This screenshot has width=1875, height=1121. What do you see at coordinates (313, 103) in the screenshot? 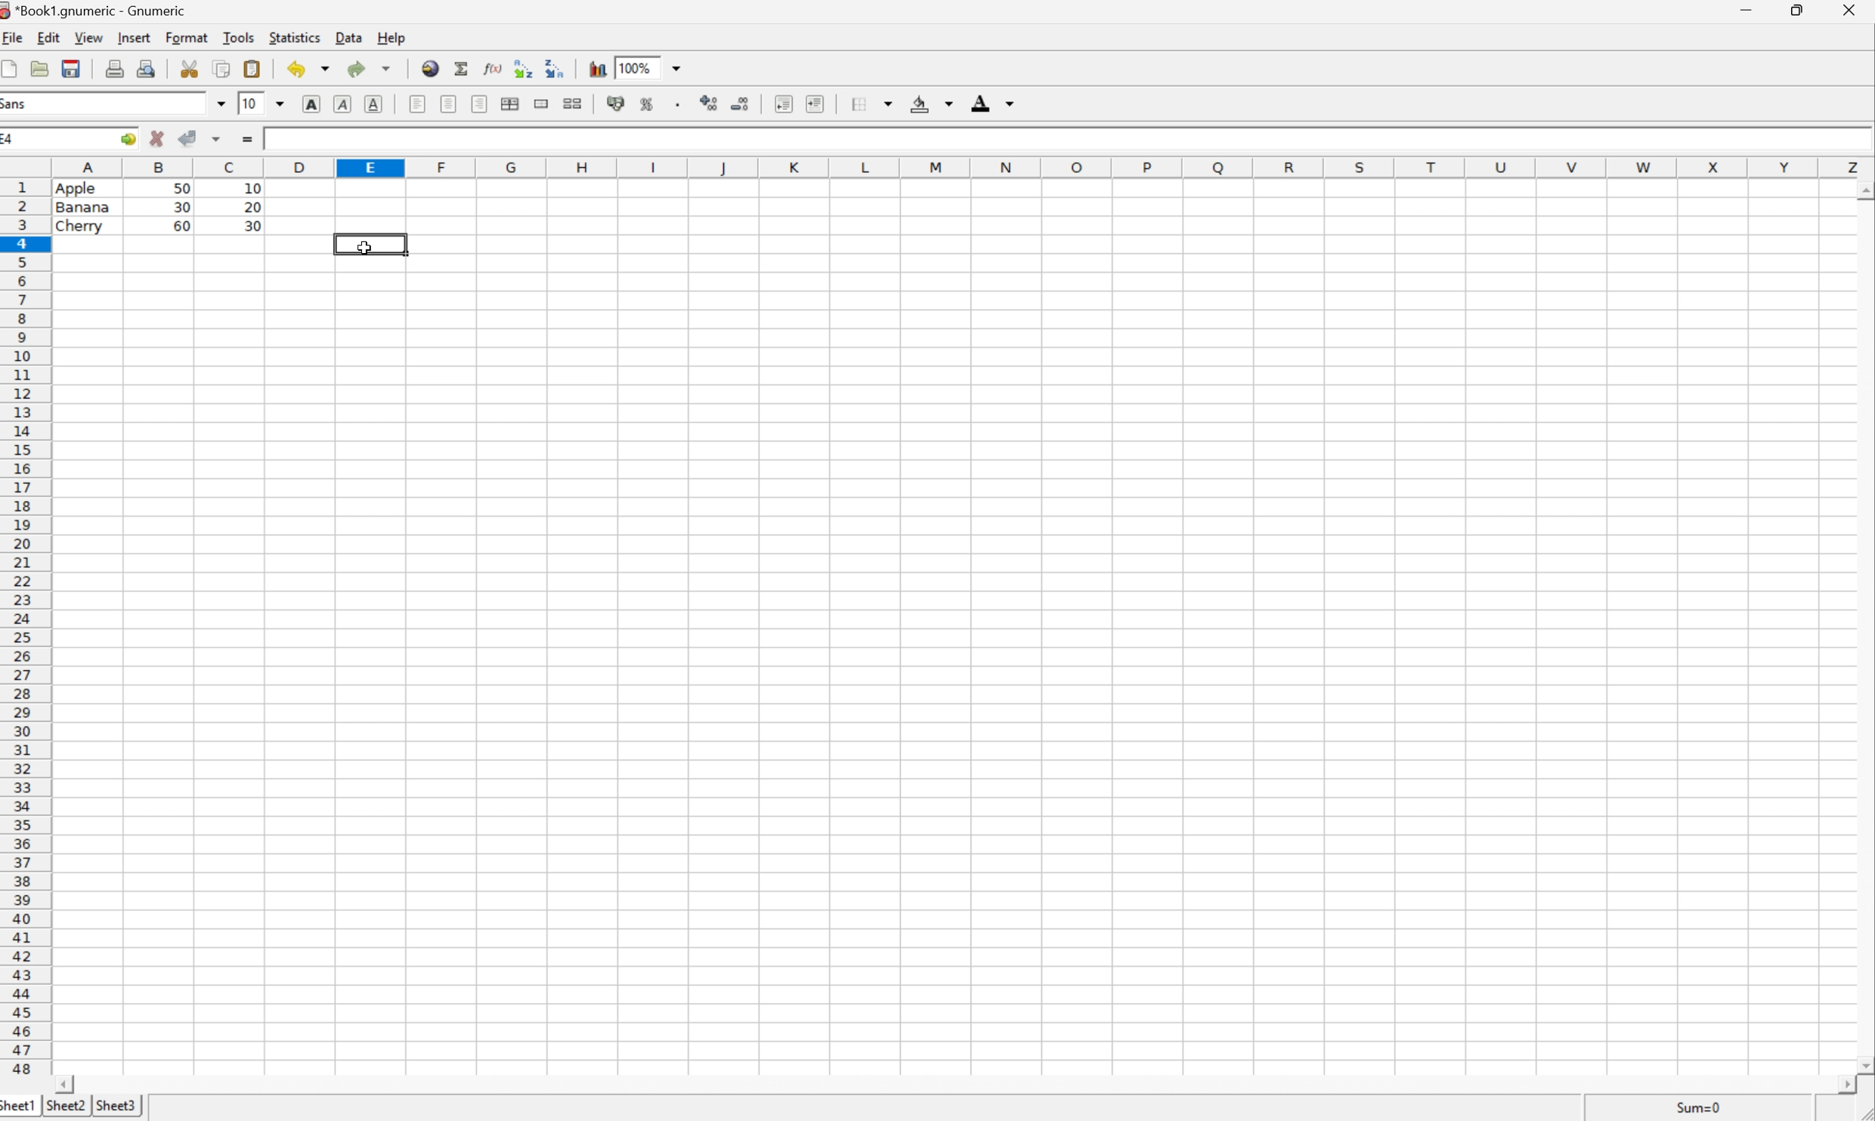
I see `bold` at bounding box center [313, 103].